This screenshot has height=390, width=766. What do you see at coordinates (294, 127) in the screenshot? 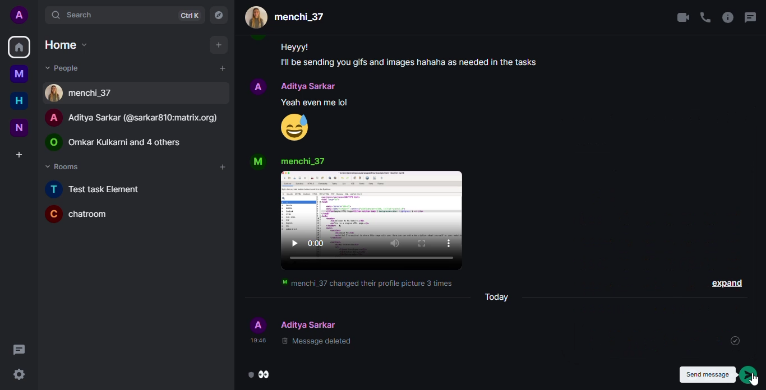
I see `emoji` at bounding box center [294, 127].